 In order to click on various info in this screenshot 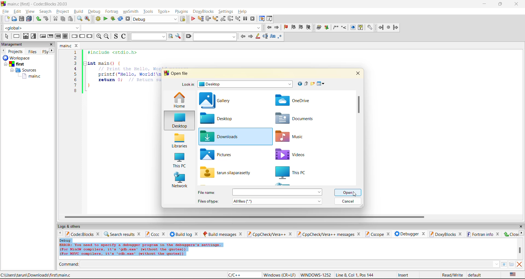, I will do `click(270, 19)`.